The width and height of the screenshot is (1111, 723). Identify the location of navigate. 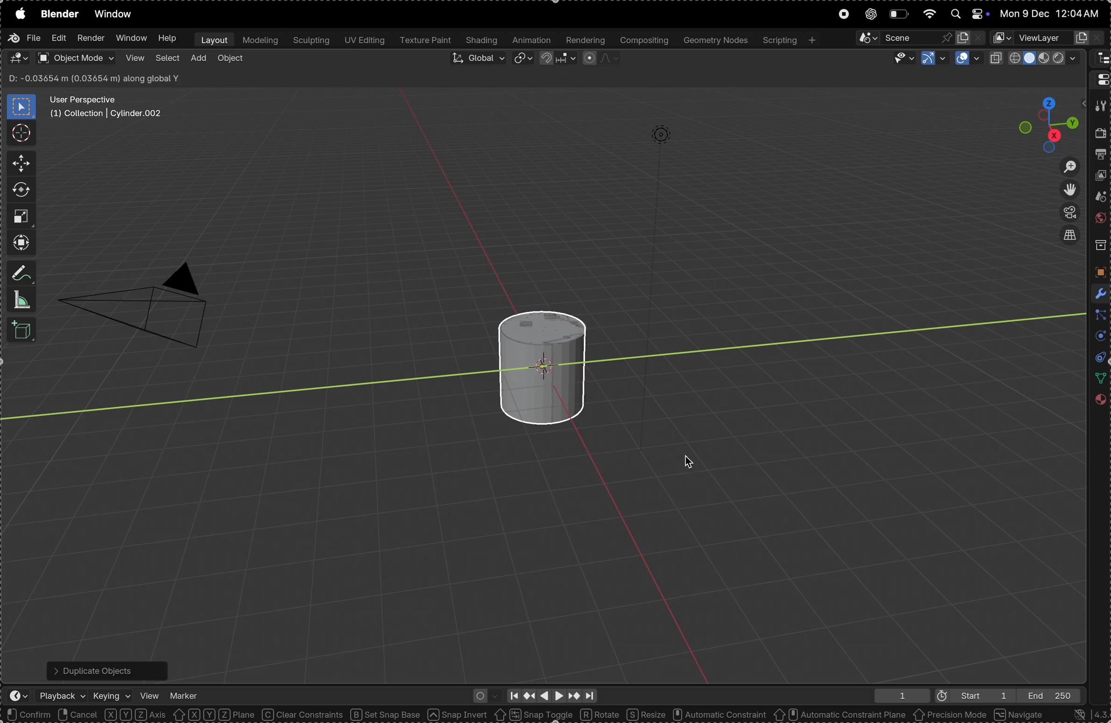
(1020, 714).